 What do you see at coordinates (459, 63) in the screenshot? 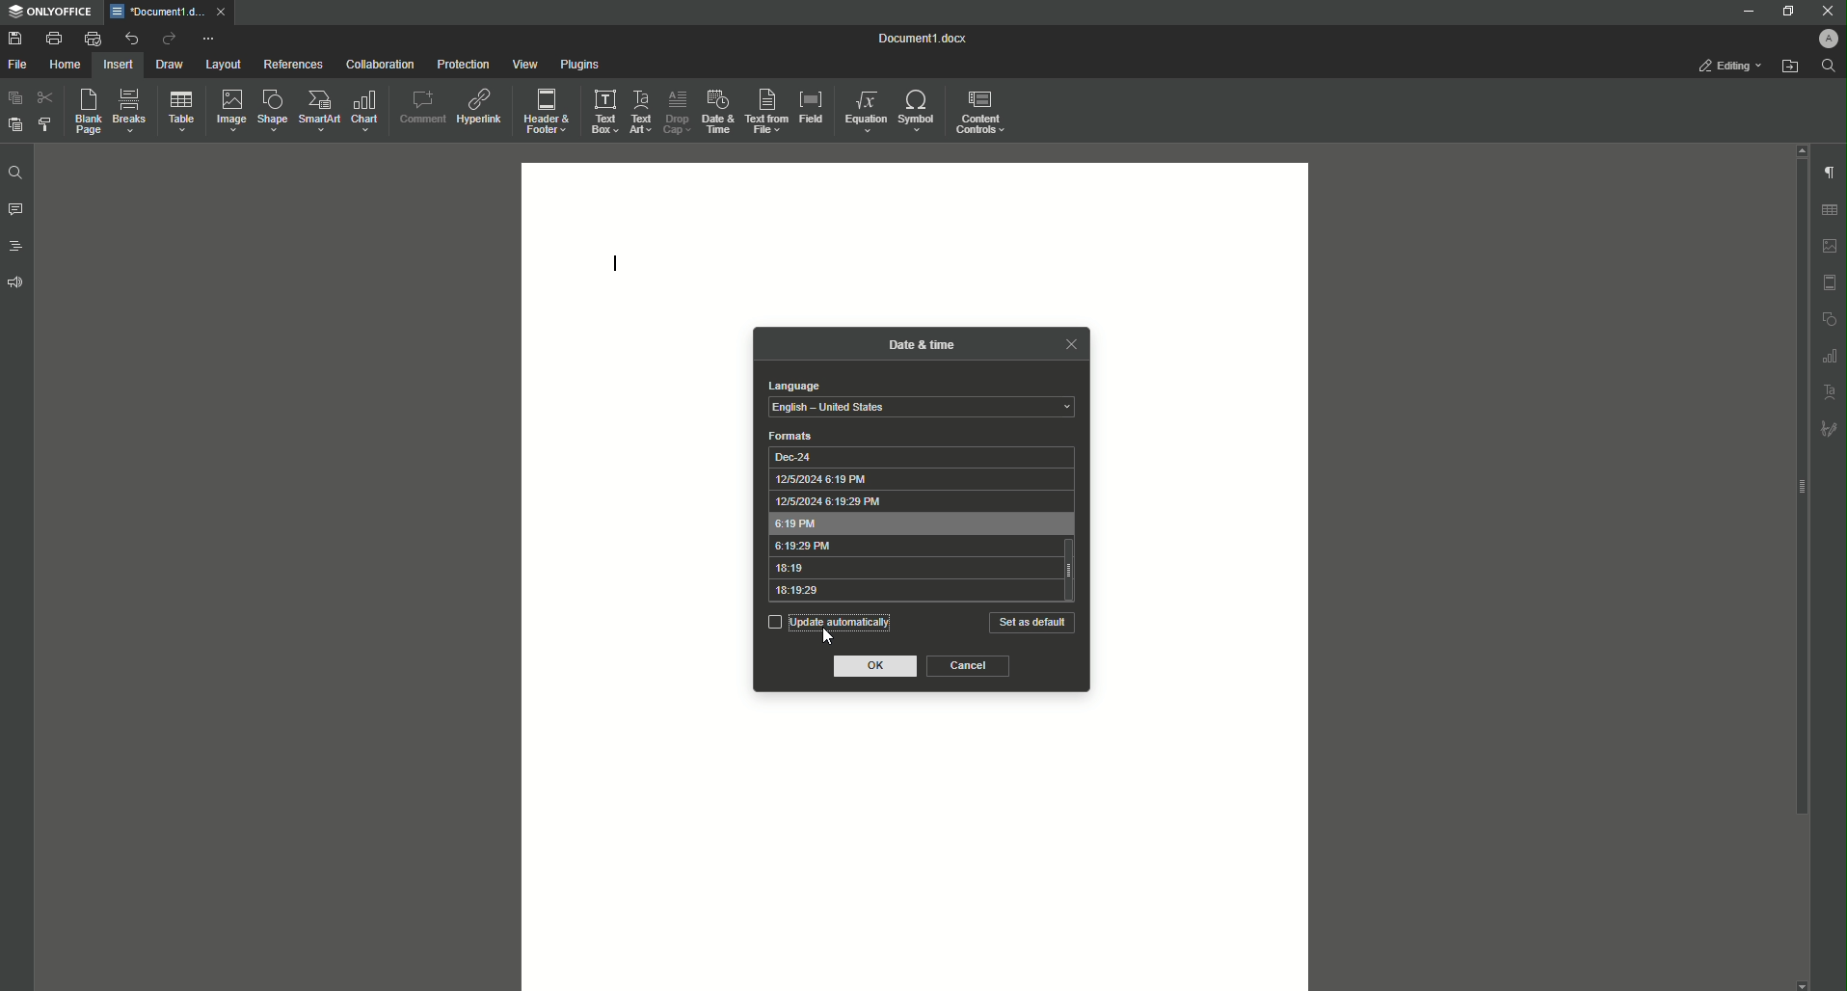
I see `Protection` at bounding box center [459, 63].